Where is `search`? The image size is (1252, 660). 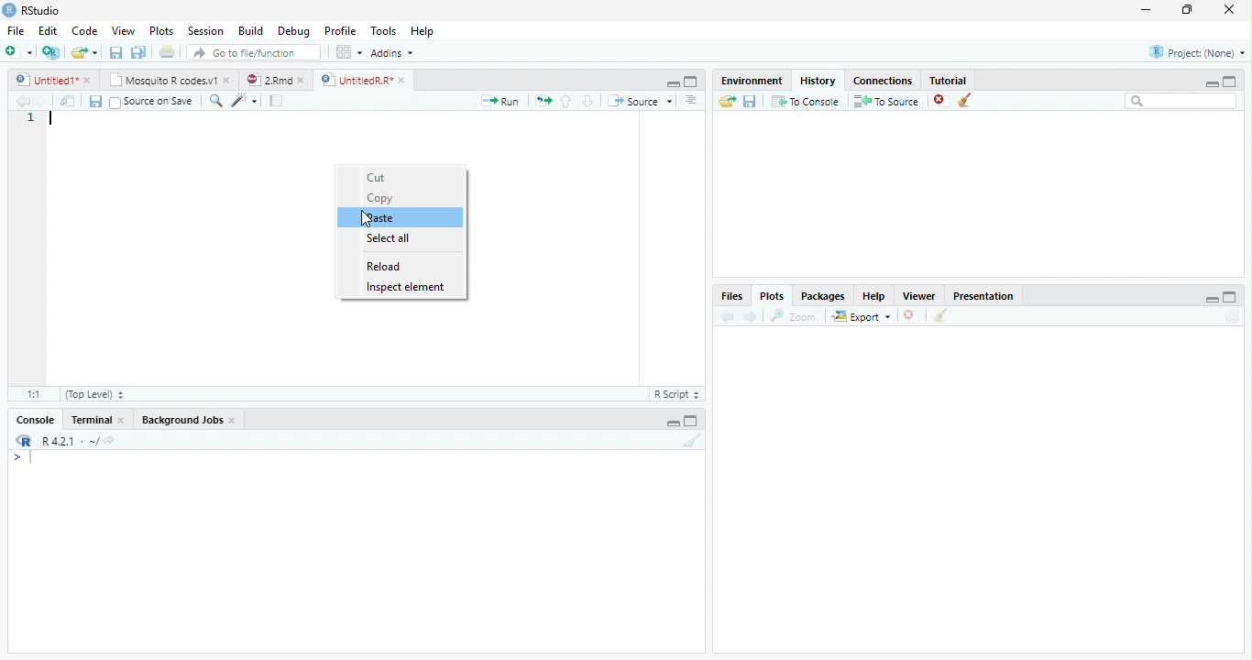
search is located at coordinates (213, 100).